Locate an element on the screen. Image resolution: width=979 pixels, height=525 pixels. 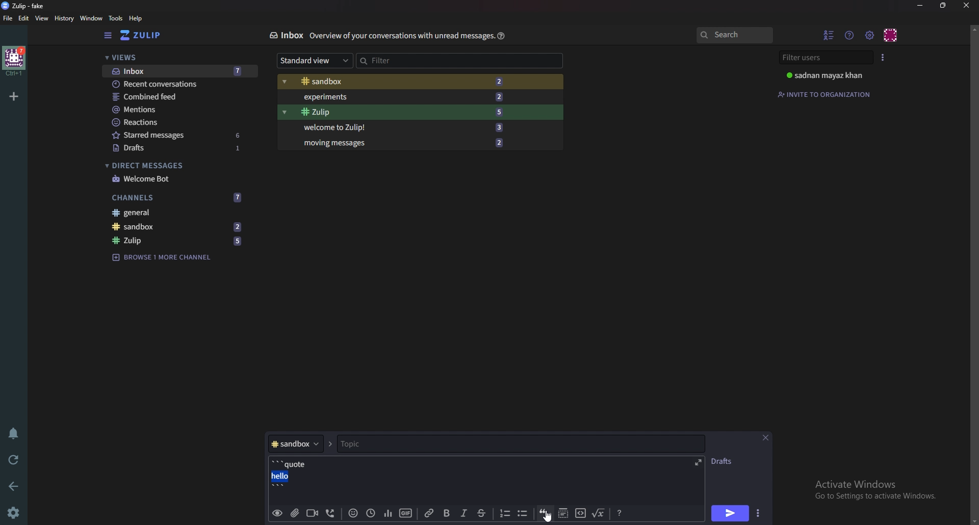
quote is located at coordinates (546, 513).